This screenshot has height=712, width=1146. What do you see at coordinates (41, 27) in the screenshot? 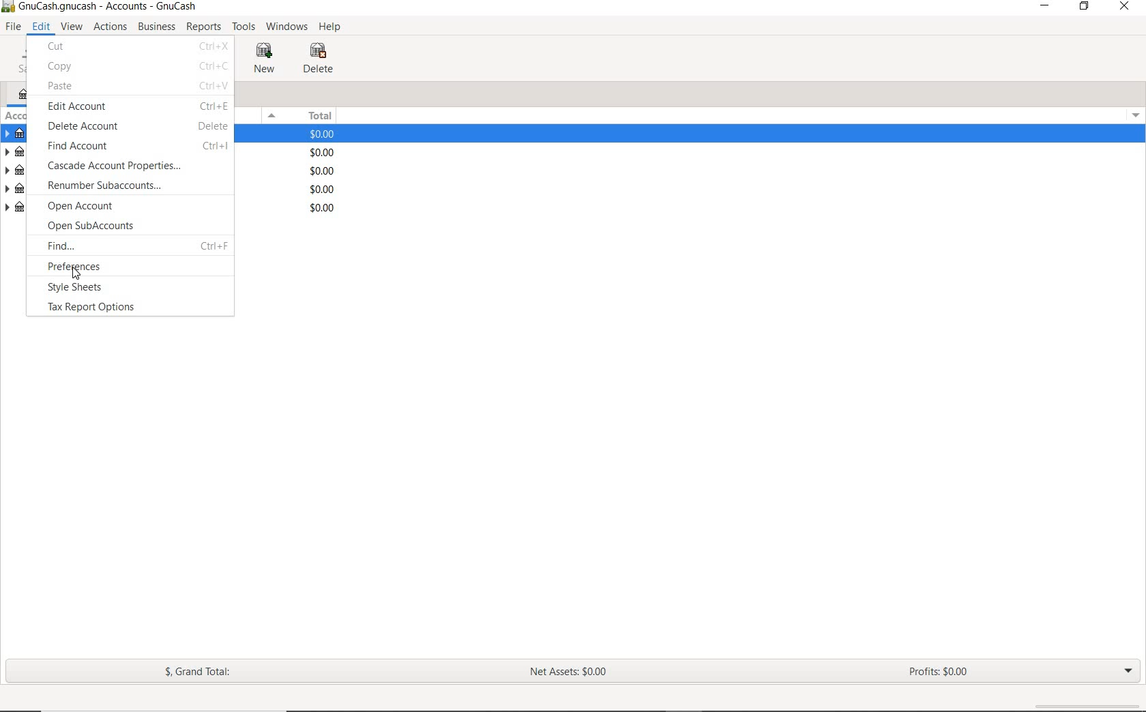
I see `EDIT` at bounding box center [41, 27].